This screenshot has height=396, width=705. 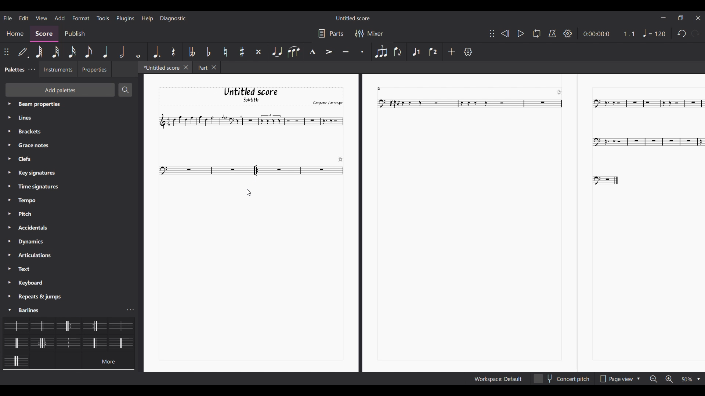 I want to click on Barline options, so click(x=120, y=326).